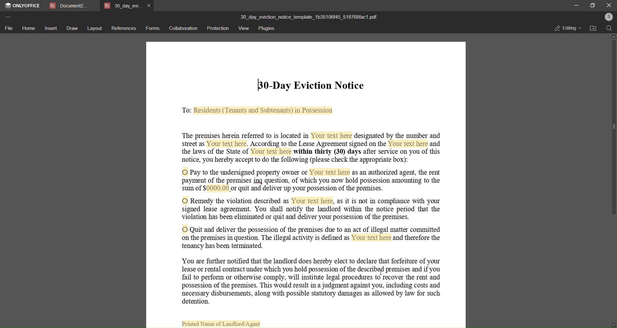 This screenshot has width=617, height=328. I want to click on search, so click(609, 28).